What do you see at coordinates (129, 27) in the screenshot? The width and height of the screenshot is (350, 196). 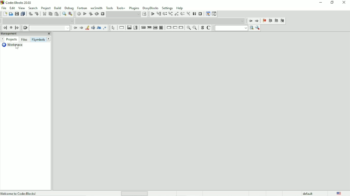 I see `Decision` at bounding box center [129, 27].